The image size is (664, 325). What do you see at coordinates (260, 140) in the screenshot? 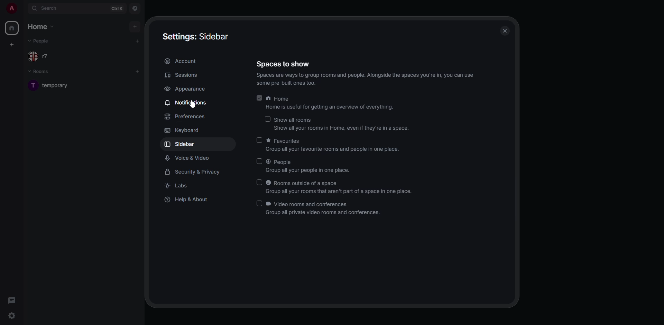
I see `click to enable` at bounding box center [260, 140].